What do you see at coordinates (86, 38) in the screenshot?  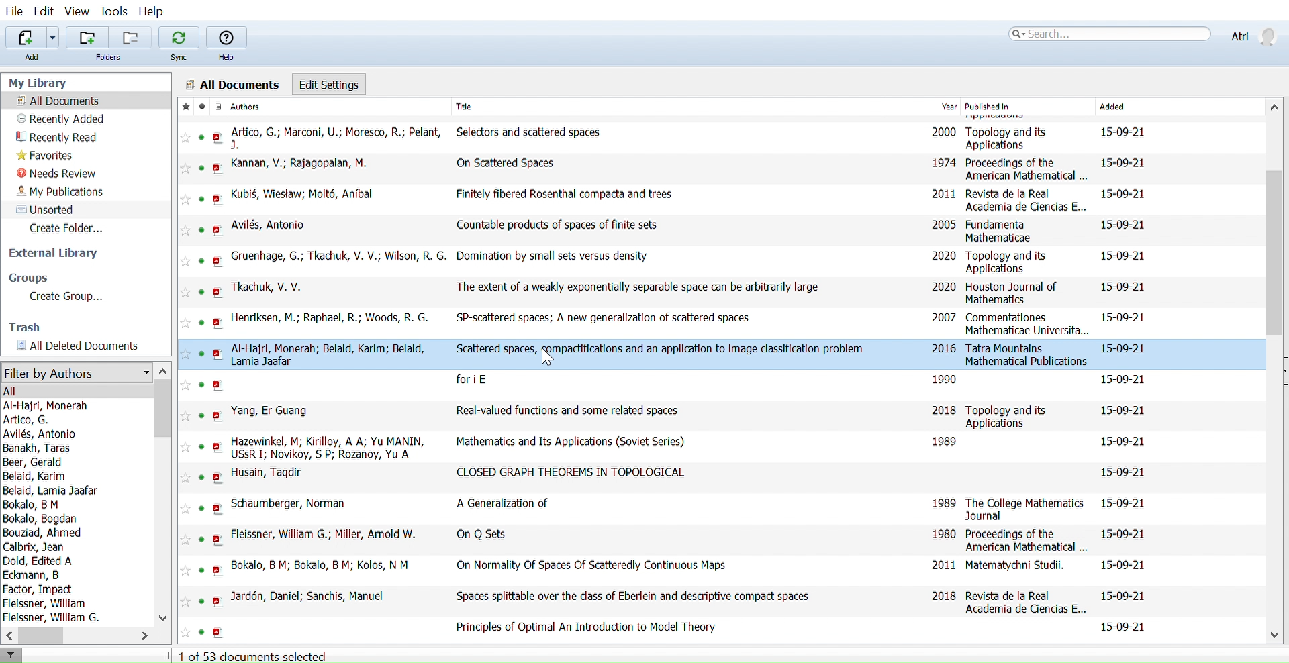 I see `Add folders` at bounding box center [86, 38].